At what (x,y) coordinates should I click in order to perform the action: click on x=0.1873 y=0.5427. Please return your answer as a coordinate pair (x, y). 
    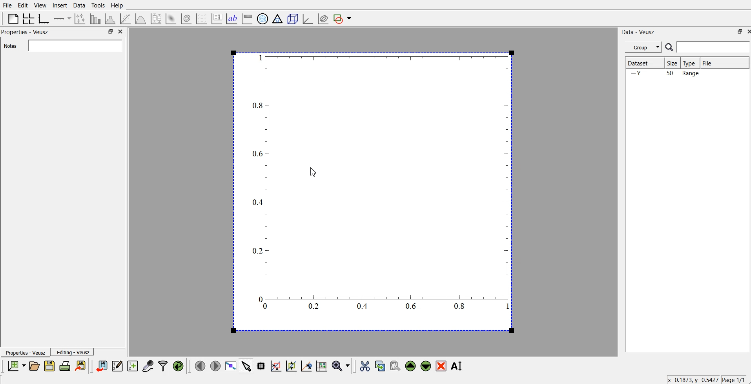
    Looking at the image, I should click on (691, 380).